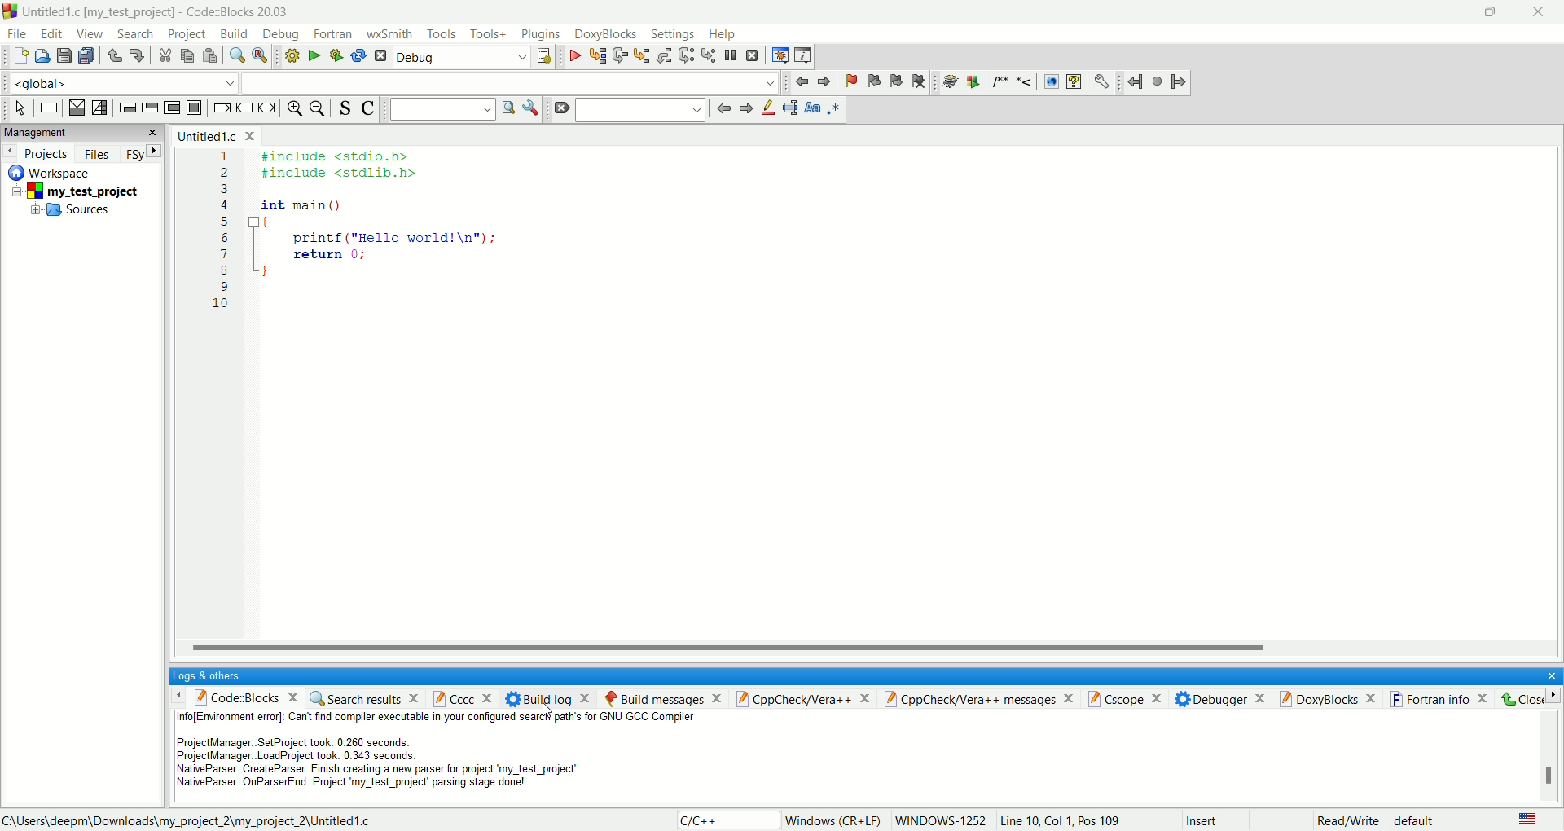 The height and width of the screenshot is (831, 1564). Describe the element at coordinates (187, 820) in the screenshot. I see `location` at that location.